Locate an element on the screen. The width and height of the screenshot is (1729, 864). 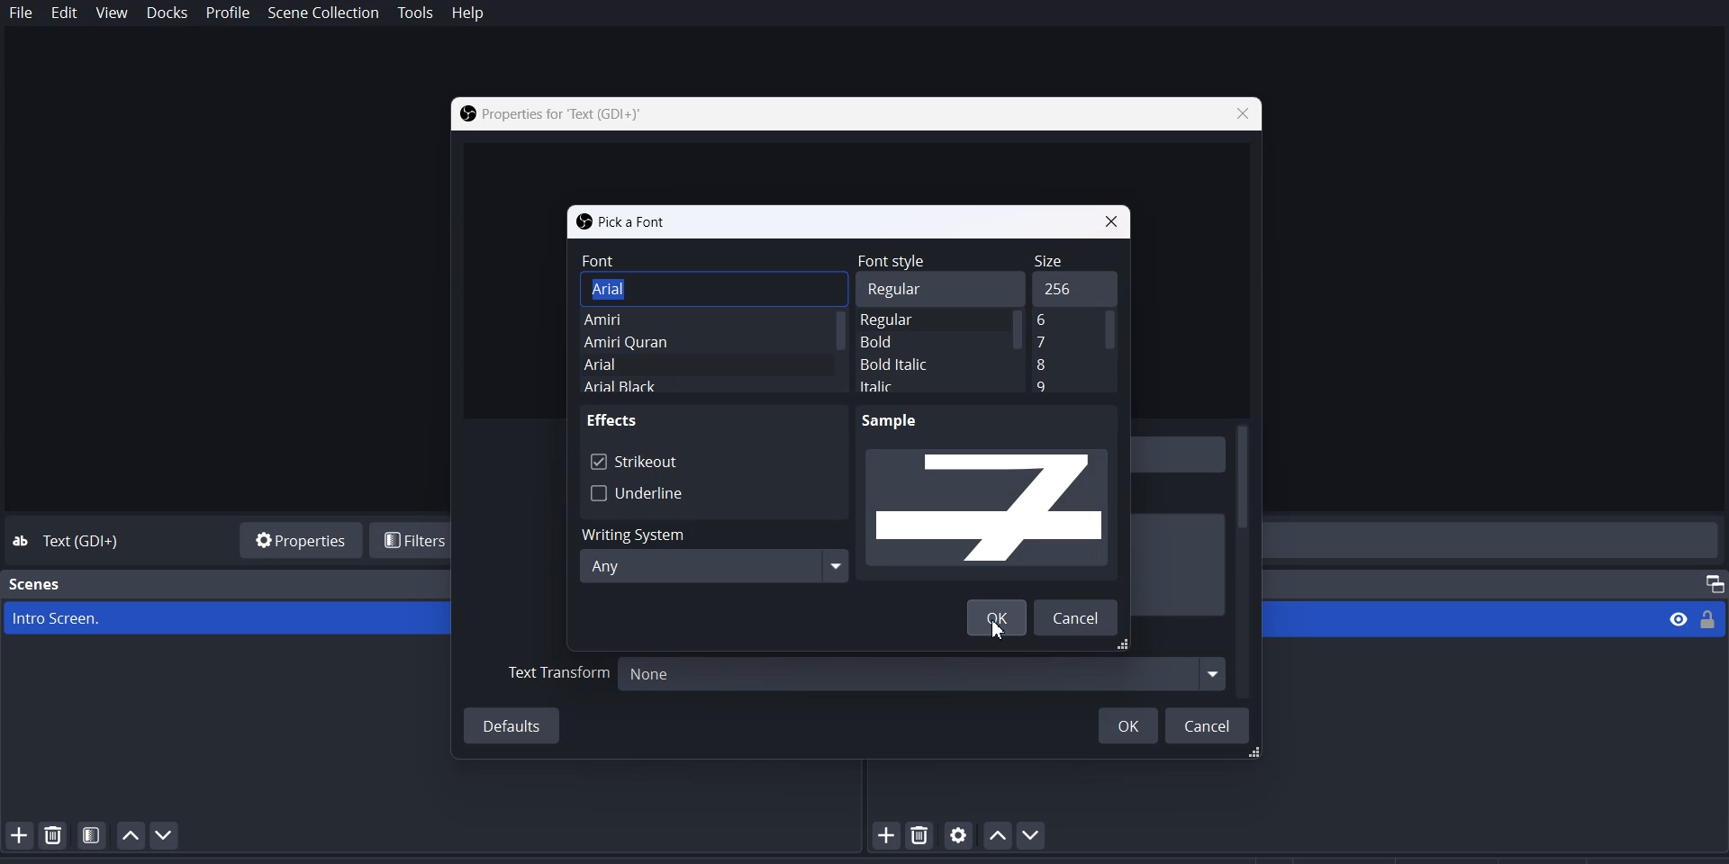
Bold Italic is located at coordinates (906, 364).